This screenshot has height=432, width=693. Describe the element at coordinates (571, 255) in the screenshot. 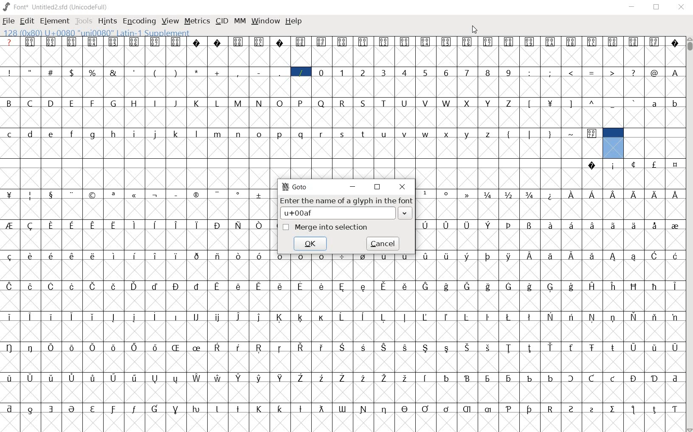

I see `Symbol` at that location.